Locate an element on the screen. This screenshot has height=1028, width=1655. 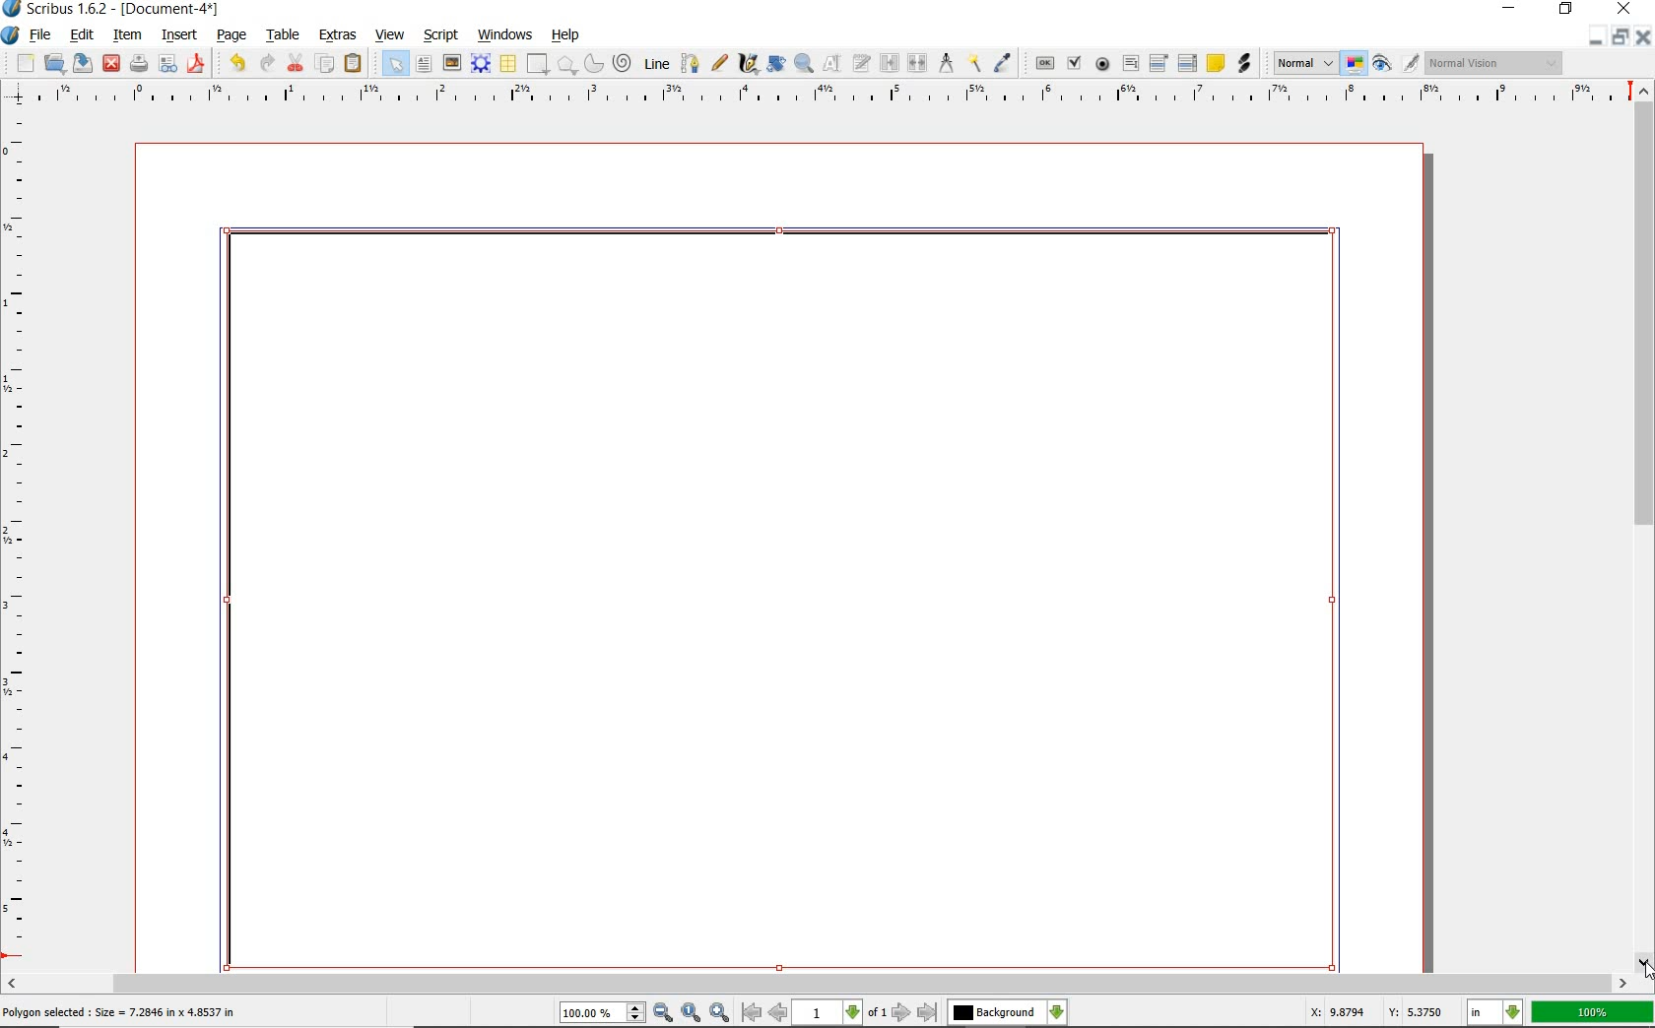
open is located at coordinates (55, 64).